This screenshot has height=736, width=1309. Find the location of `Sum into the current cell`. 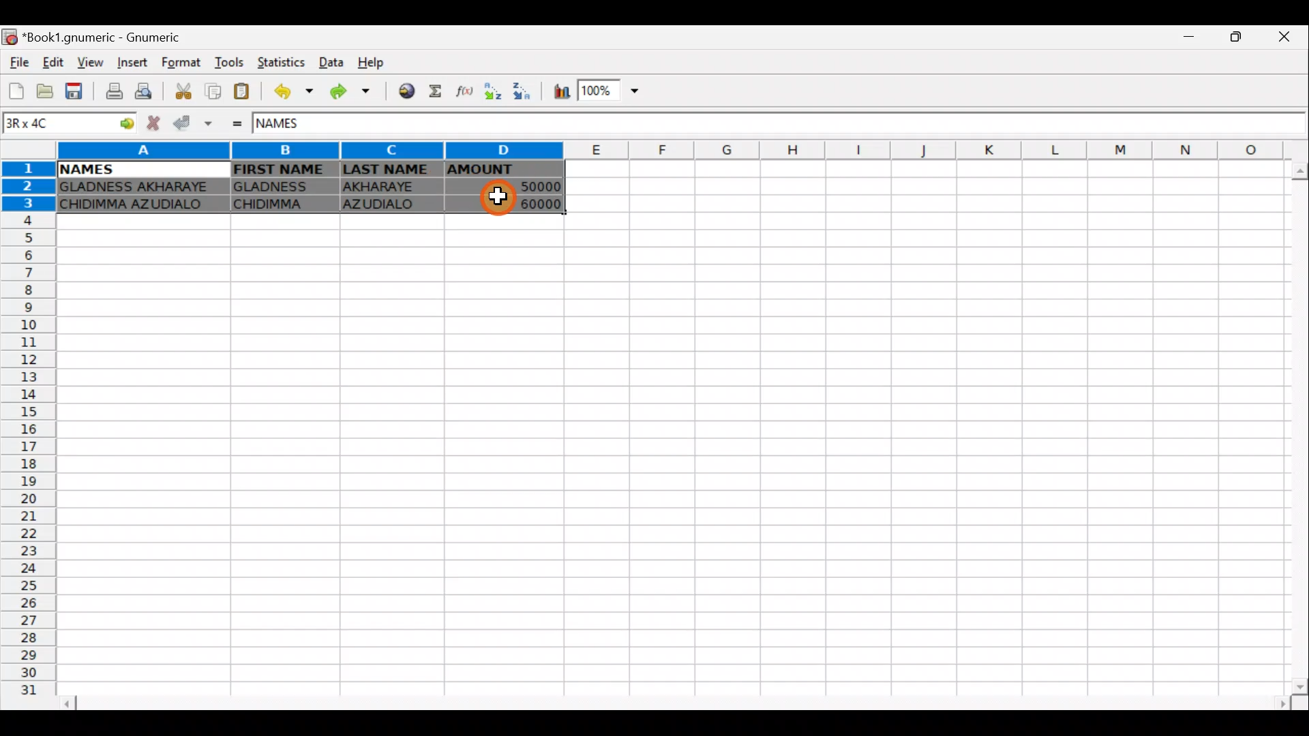

Sum into the current cell is located at coordinates (437, 92).